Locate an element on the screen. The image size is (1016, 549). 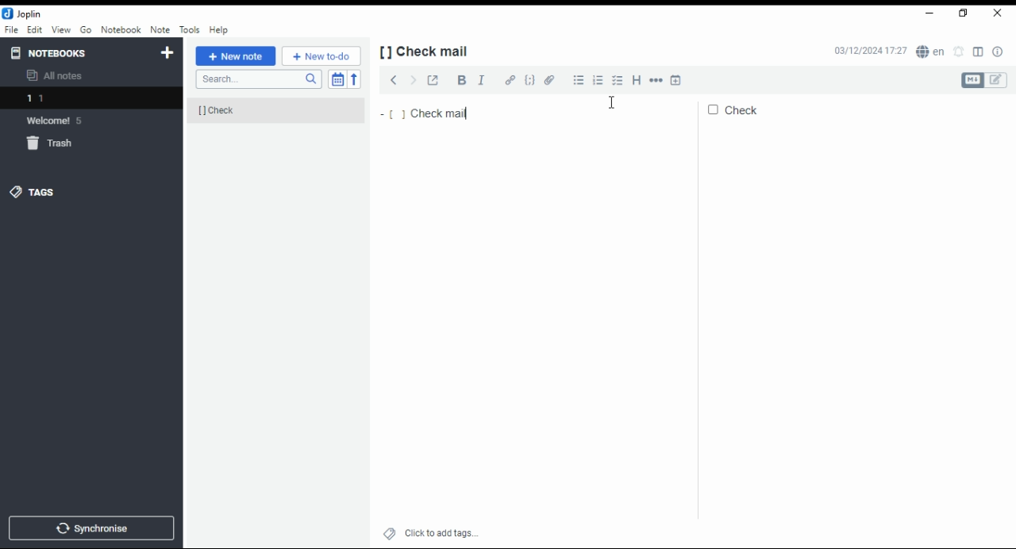
file is located at coordinates (11, 30).